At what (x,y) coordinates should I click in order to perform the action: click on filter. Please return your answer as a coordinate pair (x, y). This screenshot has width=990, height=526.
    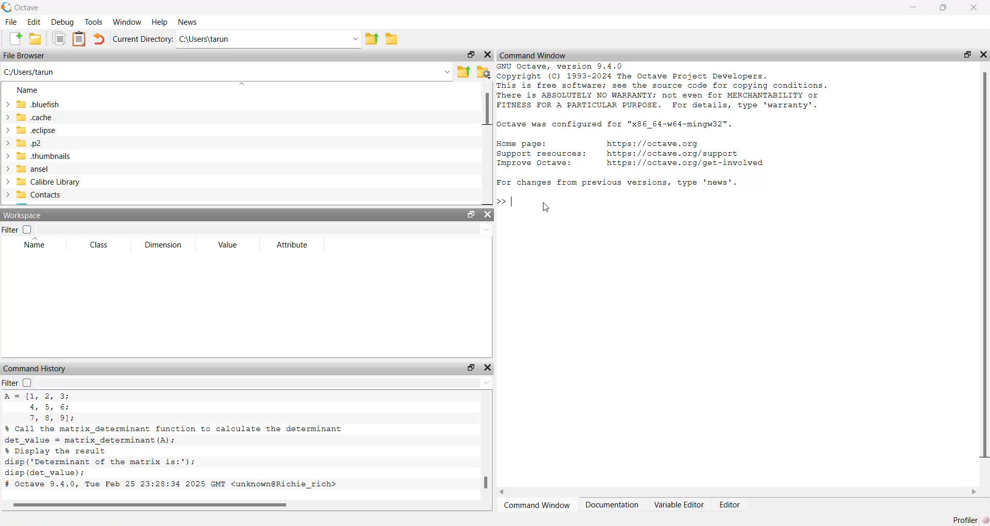
    Looking at the image, I should click on (10, 383).